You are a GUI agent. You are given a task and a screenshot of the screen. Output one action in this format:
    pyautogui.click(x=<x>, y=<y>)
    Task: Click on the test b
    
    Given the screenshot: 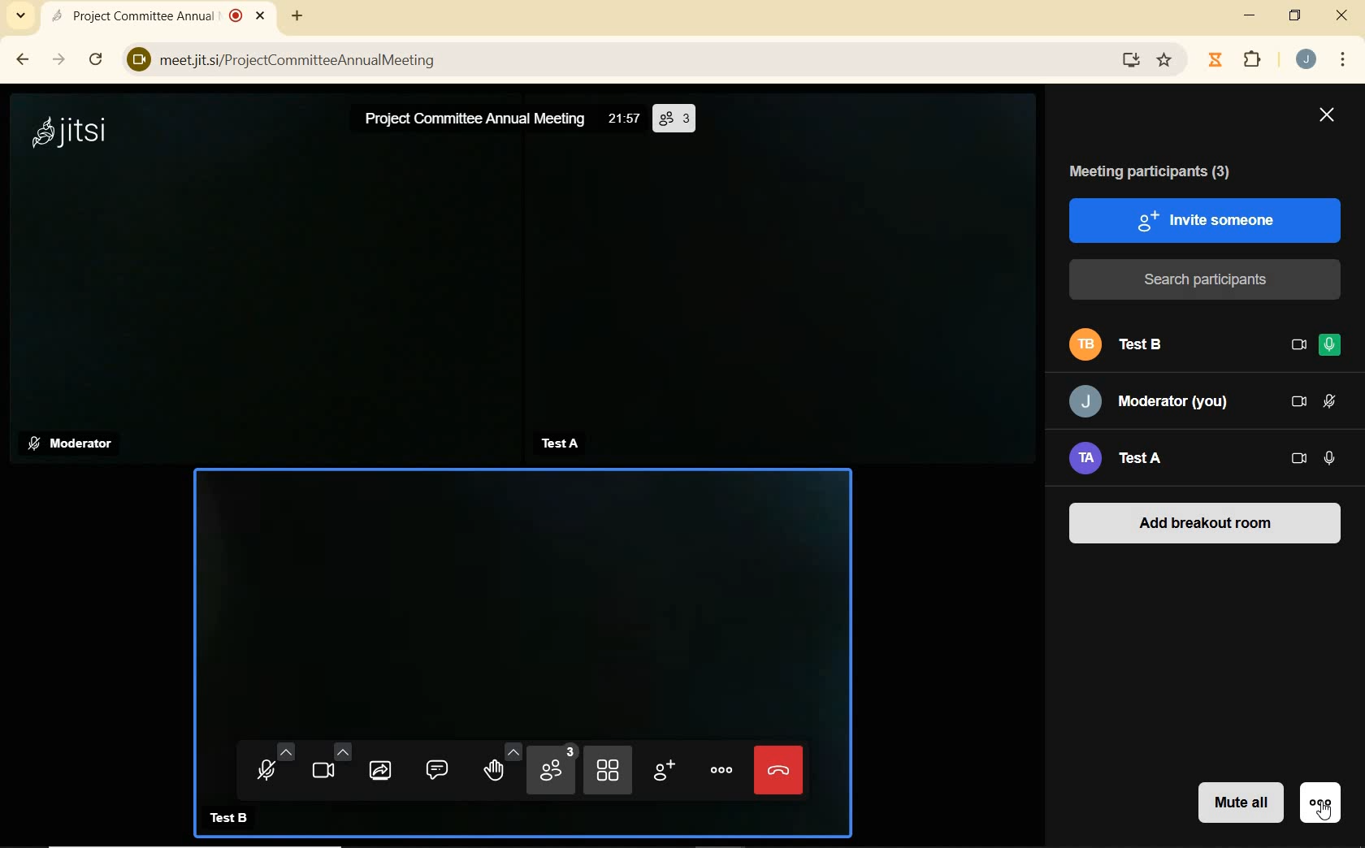 What is the action you would take?
    pyautogui.click(x=233, y=815)
    